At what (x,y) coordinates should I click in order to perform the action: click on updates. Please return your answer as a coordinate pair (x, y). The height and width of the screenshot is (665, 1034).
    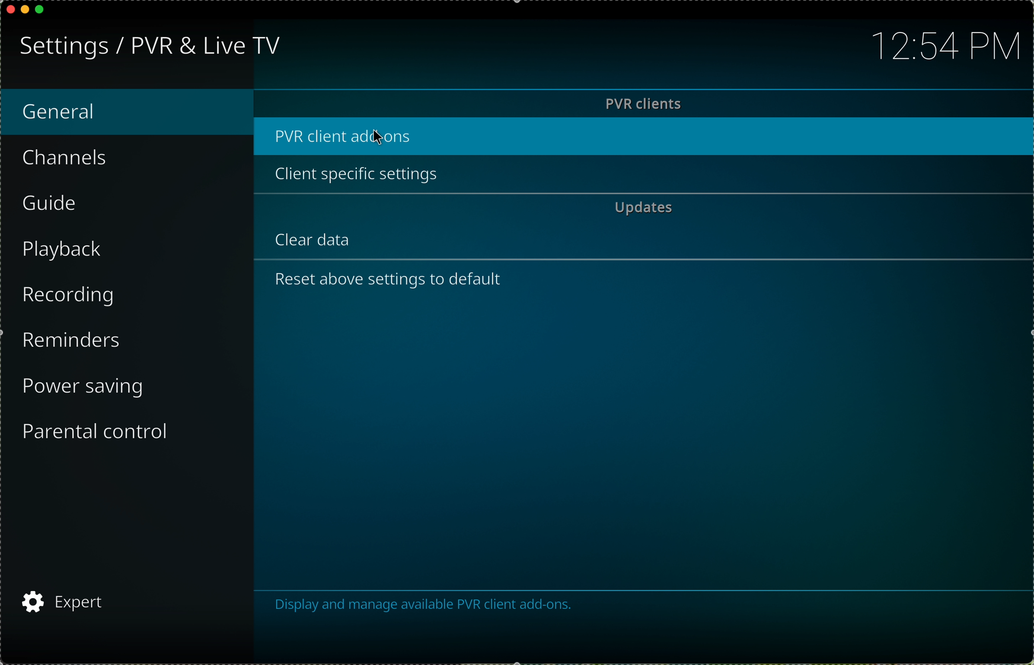
    Looking at the image, I should click on (645, 208).